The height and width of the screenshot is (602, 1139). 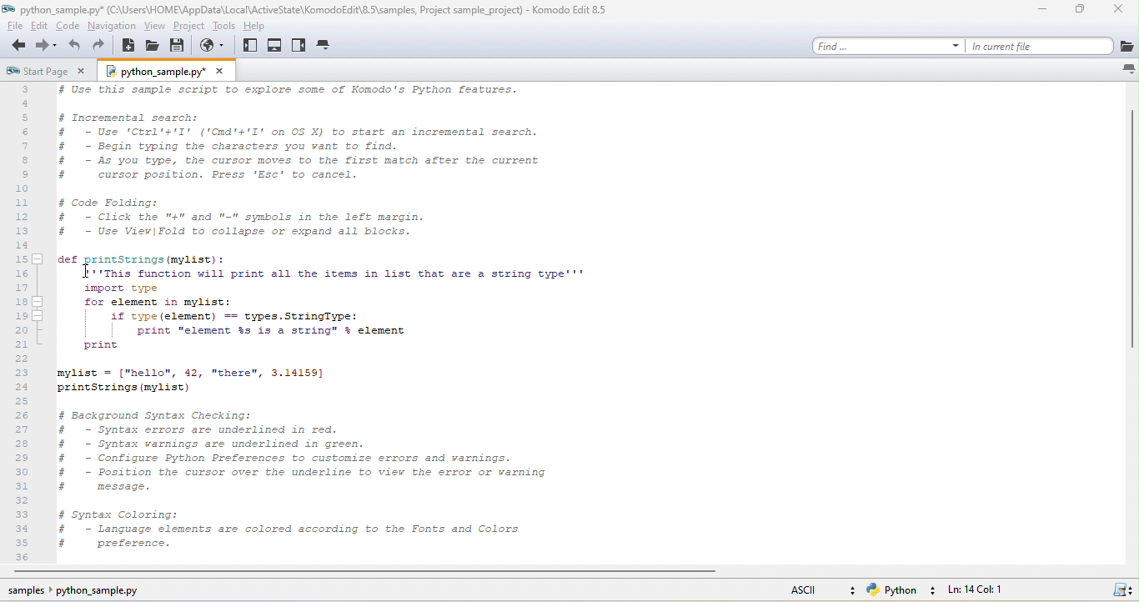 What do you see at coordinates (888, 45) in the screenshot?
I see `find` at bounding box center [888, 45].